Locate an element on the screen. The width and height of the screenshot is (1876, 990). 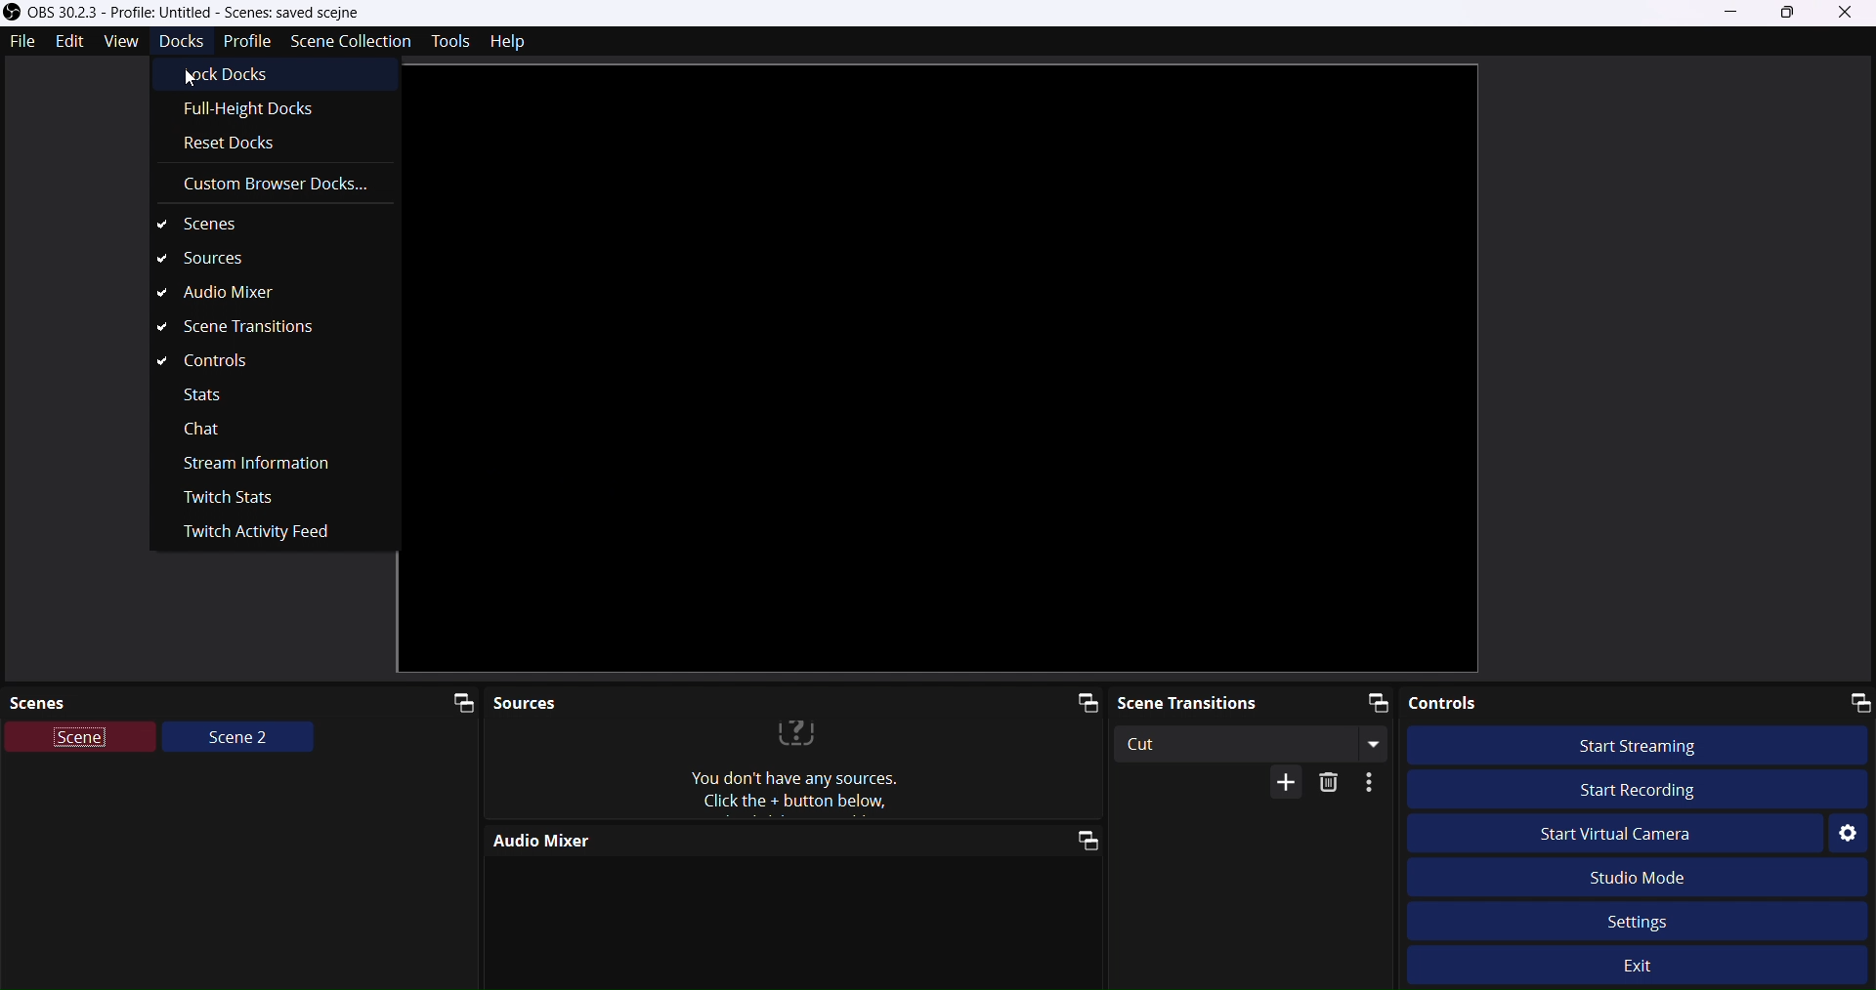
Scene2 is located at coordinates (238, 741).